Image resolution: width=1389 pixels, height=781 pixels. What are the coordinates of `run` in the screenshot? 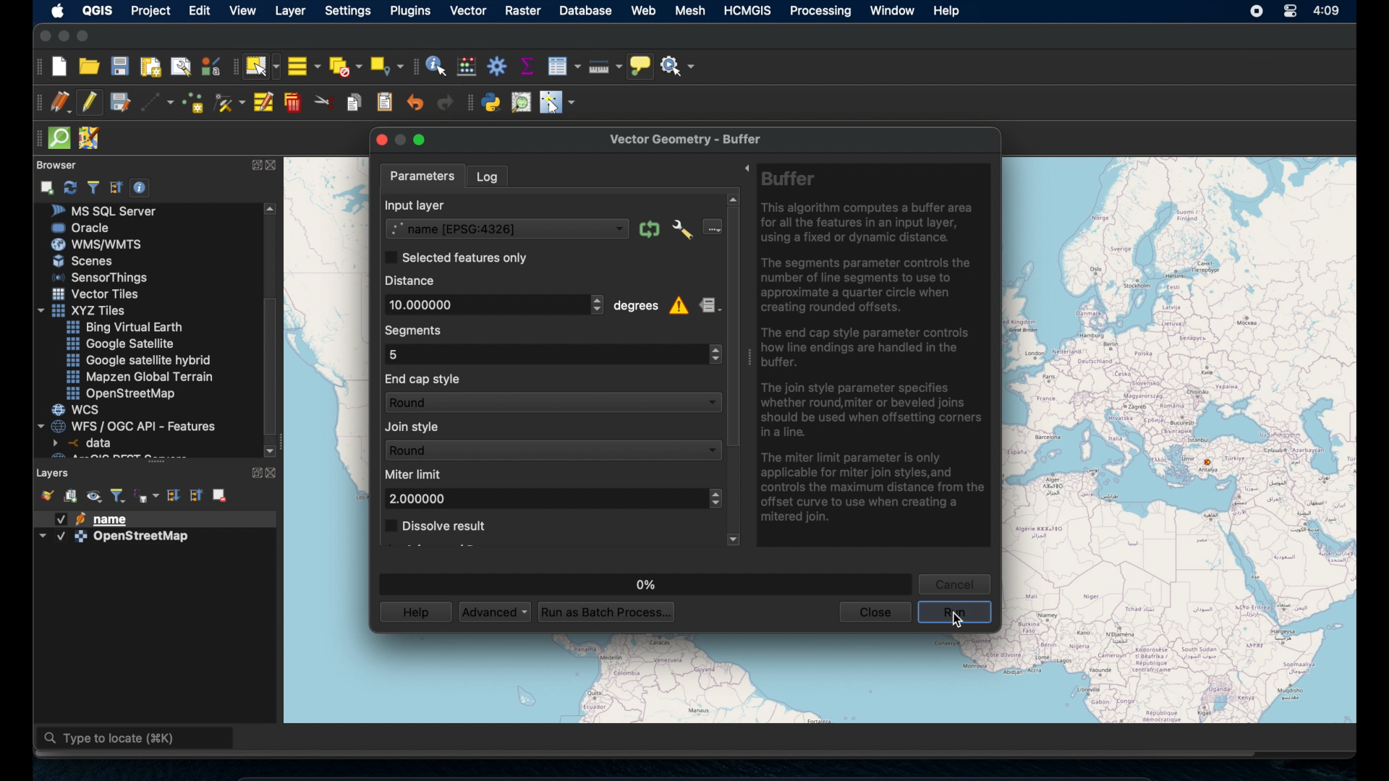 It's located at (956, 613).